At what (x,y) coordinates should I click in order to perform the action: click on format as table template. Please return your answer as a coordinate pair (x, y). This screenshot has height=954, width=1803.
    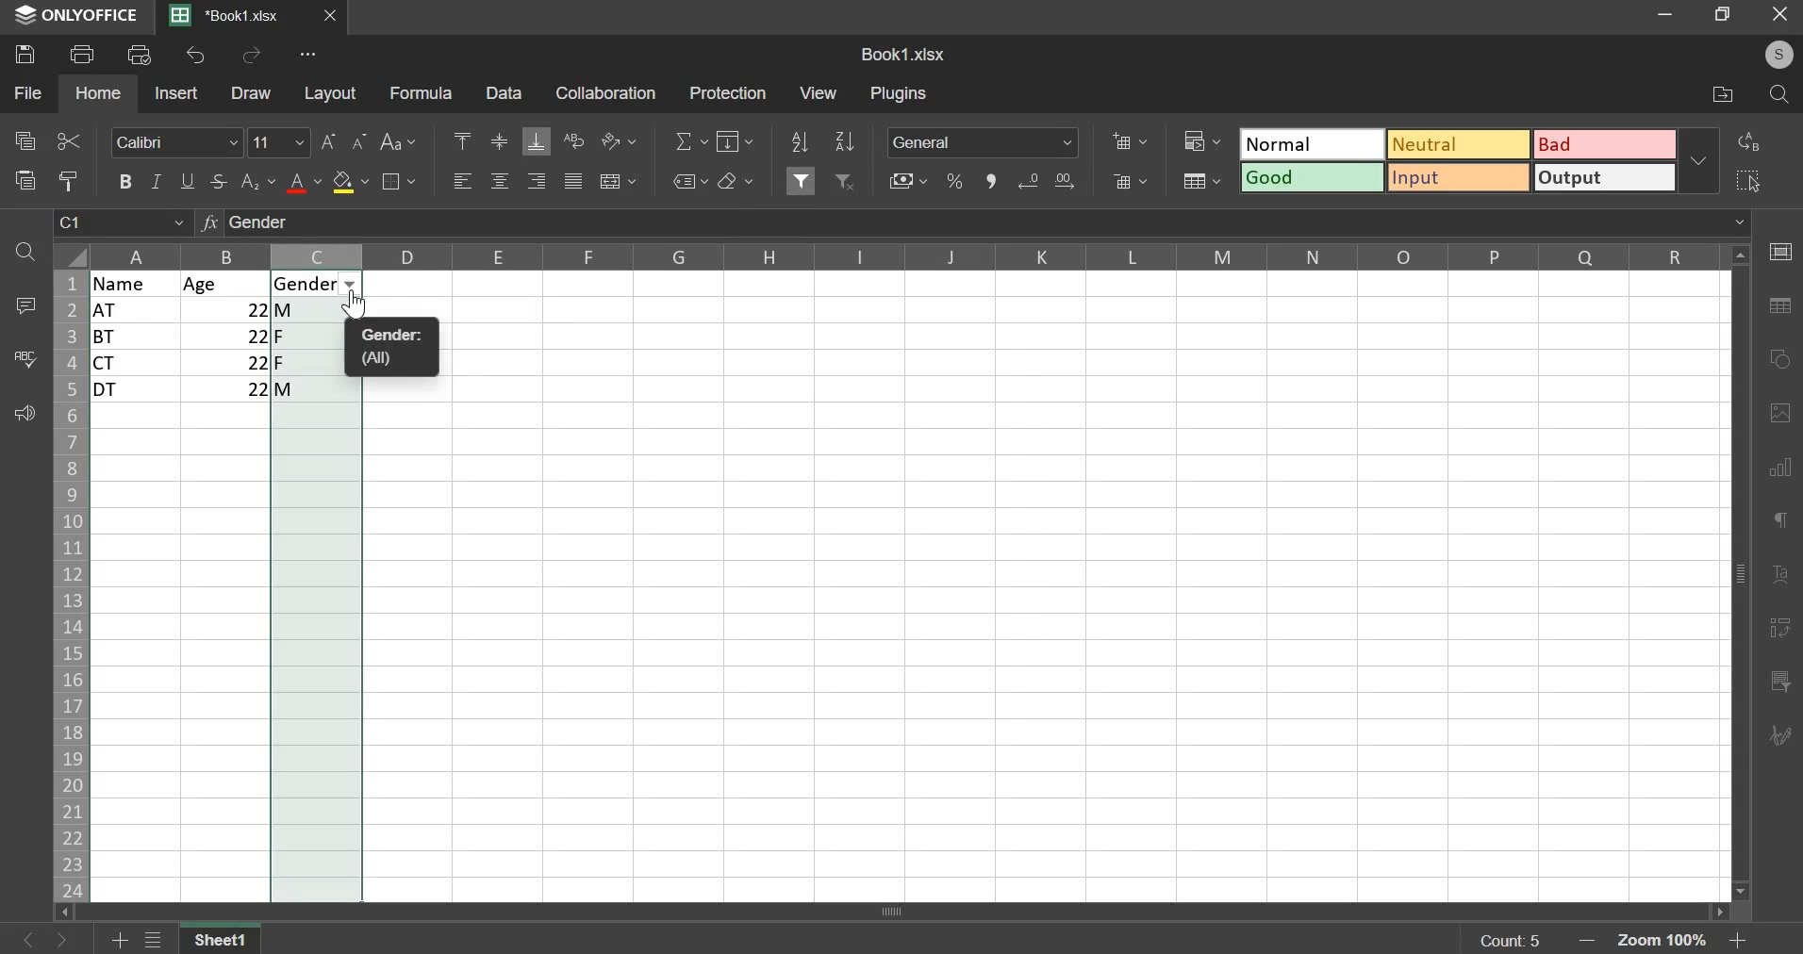
    Looking at the image, I should click on (1201, 181).